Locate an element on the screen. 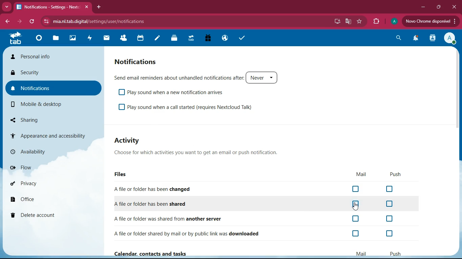 The height and width of the screenshot is (259, 462). favourite is located at coordinates (360, 22).